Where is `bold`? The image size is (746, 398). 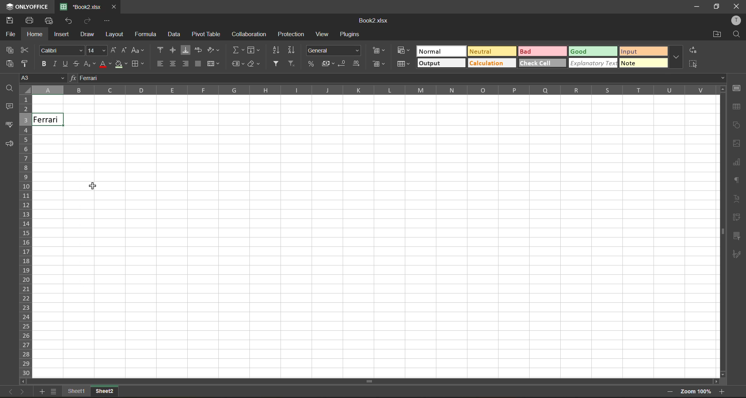 bold is located at coordinates (43, 64).